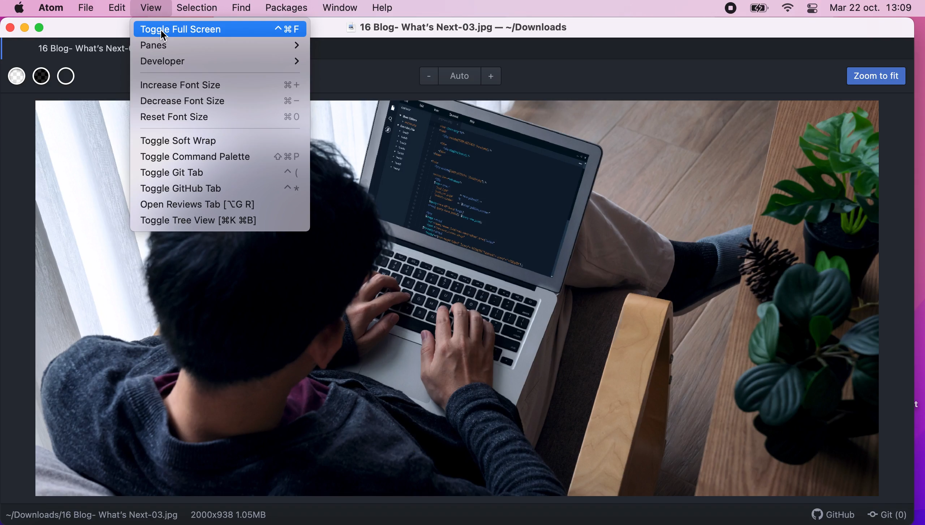 Image resolution: width=925 pixels, height=525 pixels. I want to click on maximize, so click(43, 27).